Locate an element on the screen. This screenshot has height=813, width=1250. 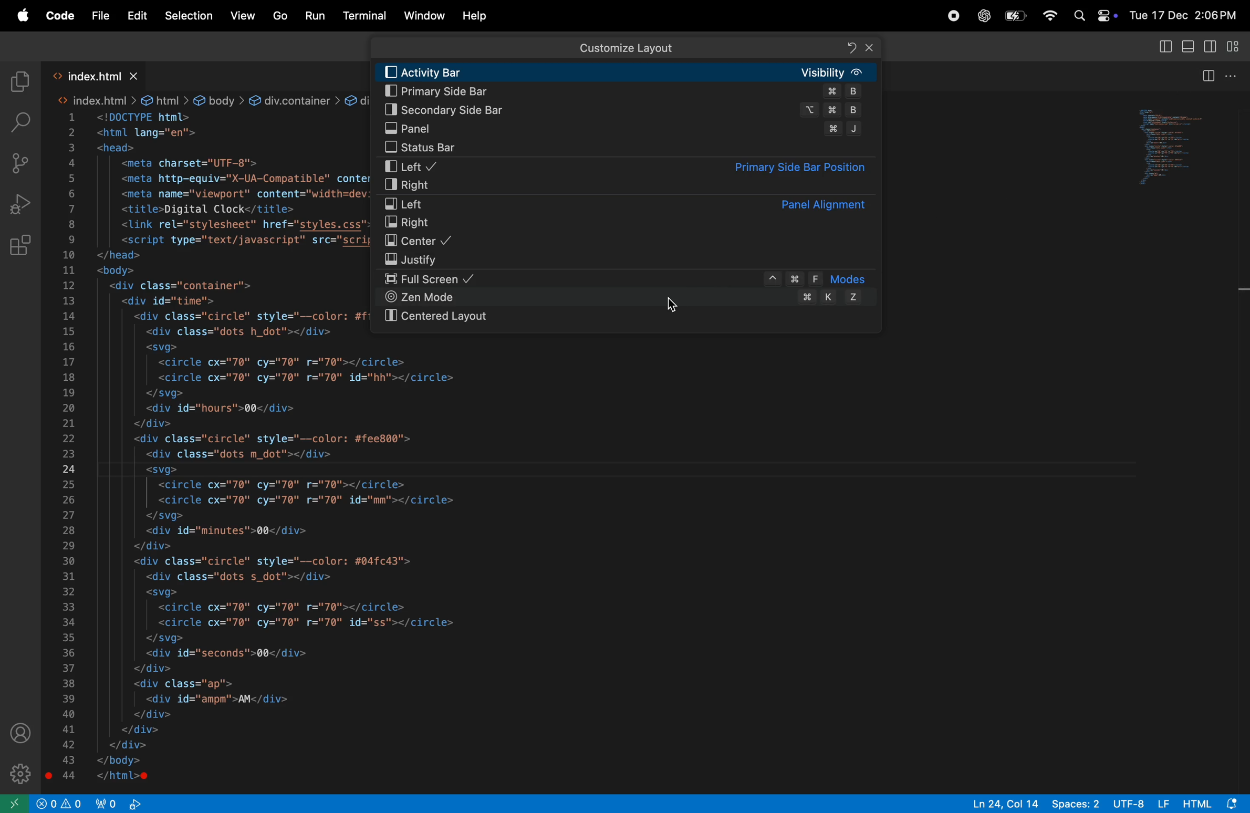
Apple mneu is located at coordinates (20, 15).